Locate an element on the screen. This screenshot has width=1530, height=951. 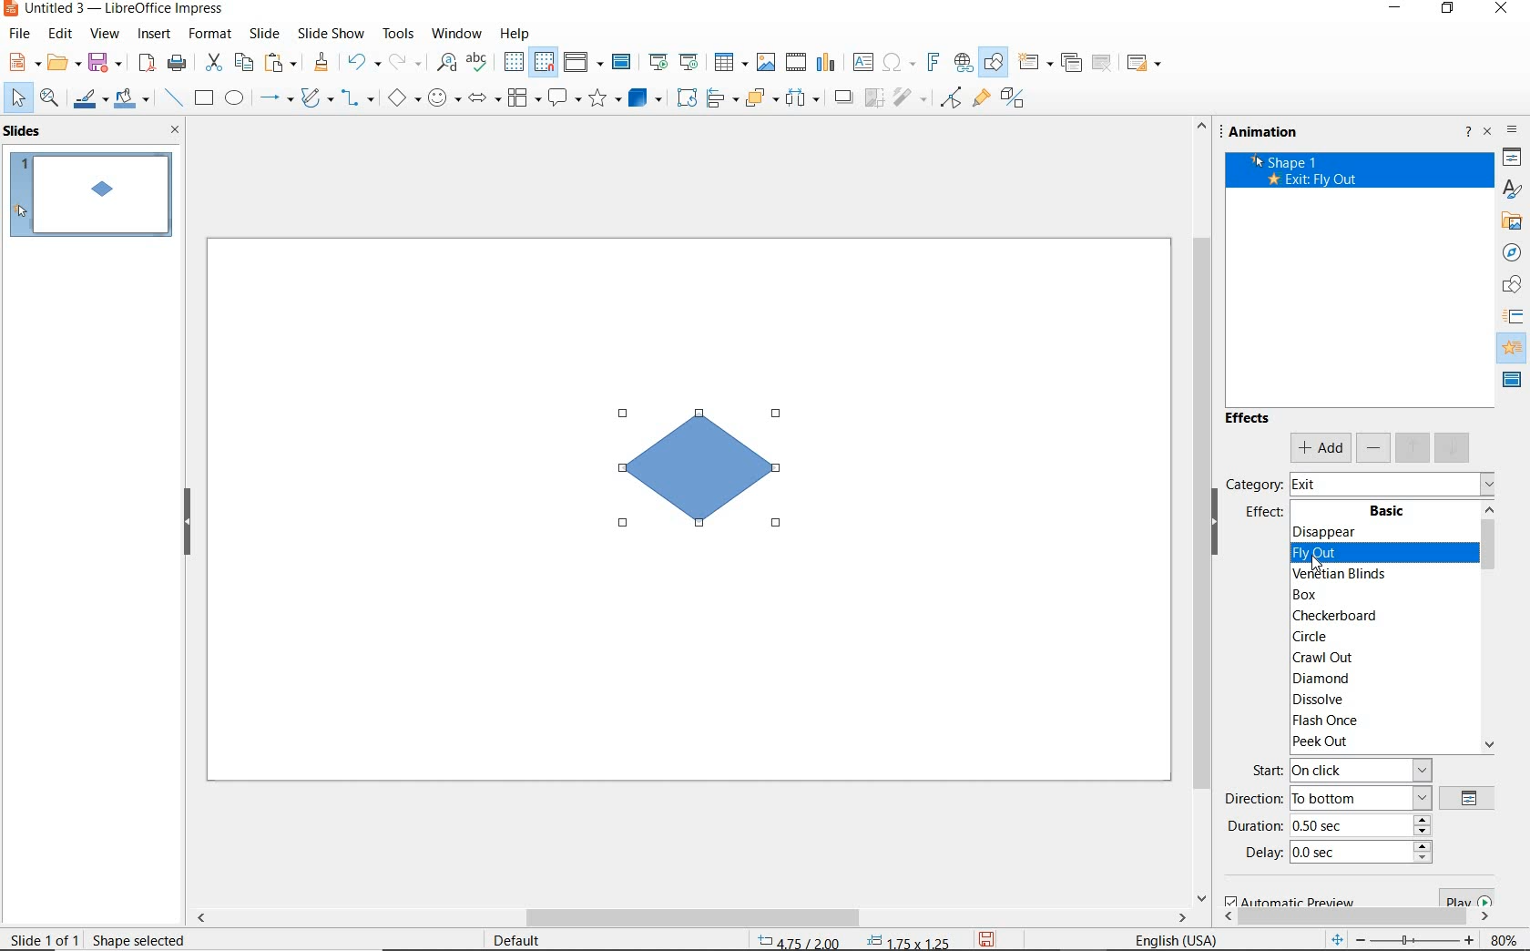
connectors is located at coordinates (358, 97).